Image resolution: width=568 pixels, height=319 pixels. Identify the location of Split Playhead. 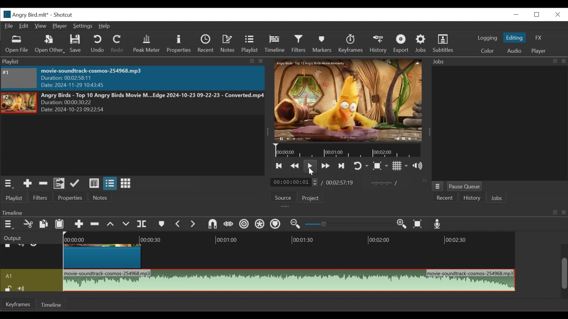
(142, 224).